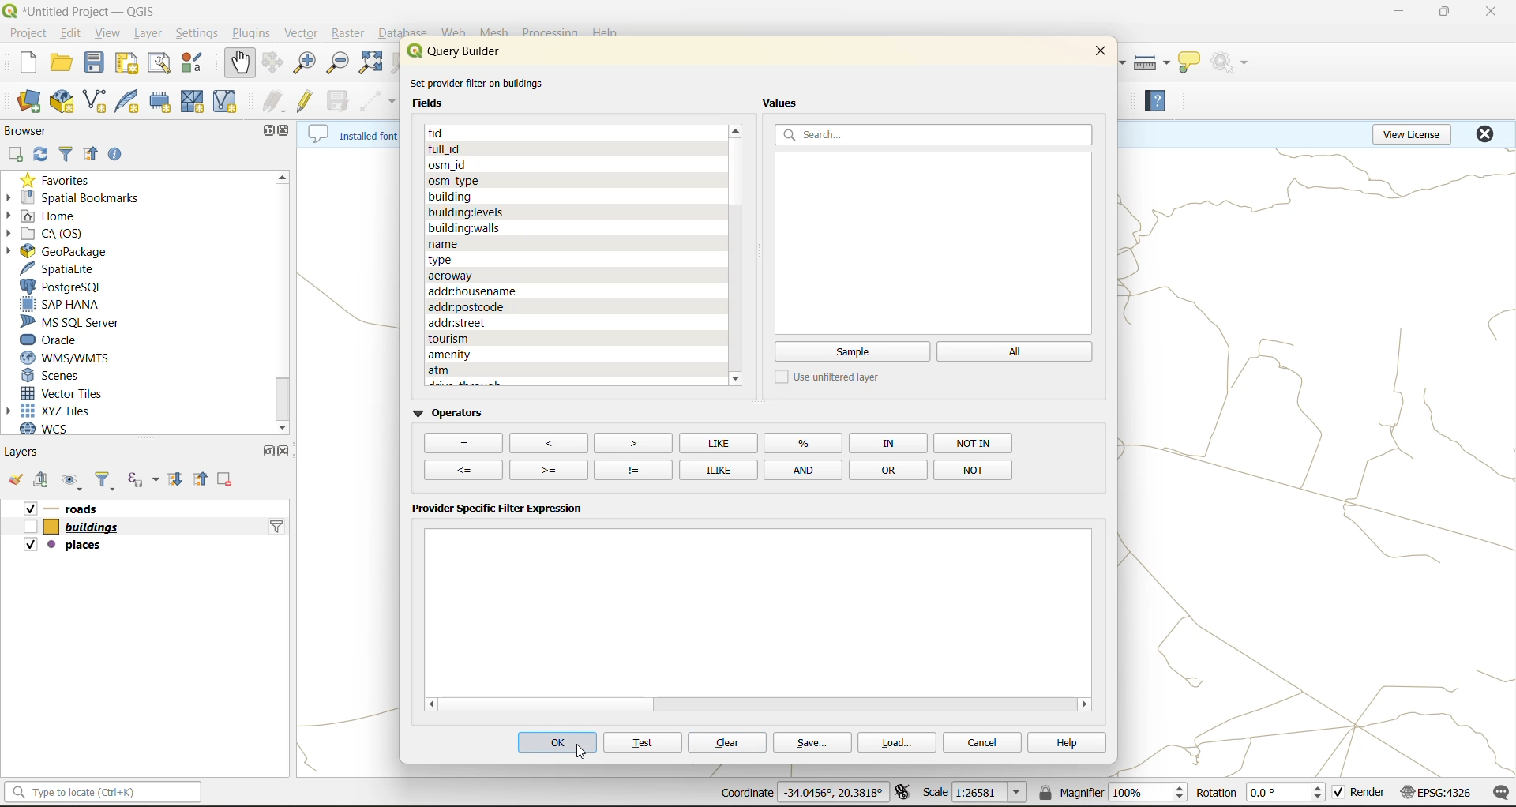 The height and width of the screenshot is (807, 1516). I want to click on fields, so click(465, 226).